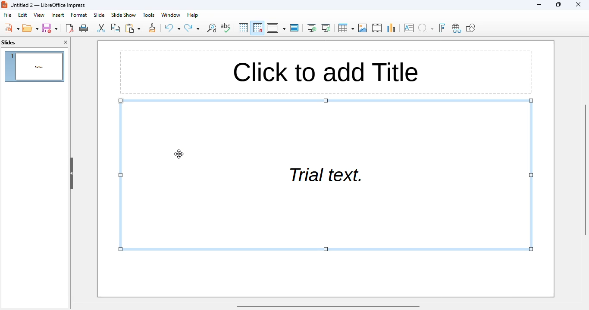  What do you see at coordinates (152, 28) in the screenshot?
I see `clone formatting` at bounding box center [152, 28].